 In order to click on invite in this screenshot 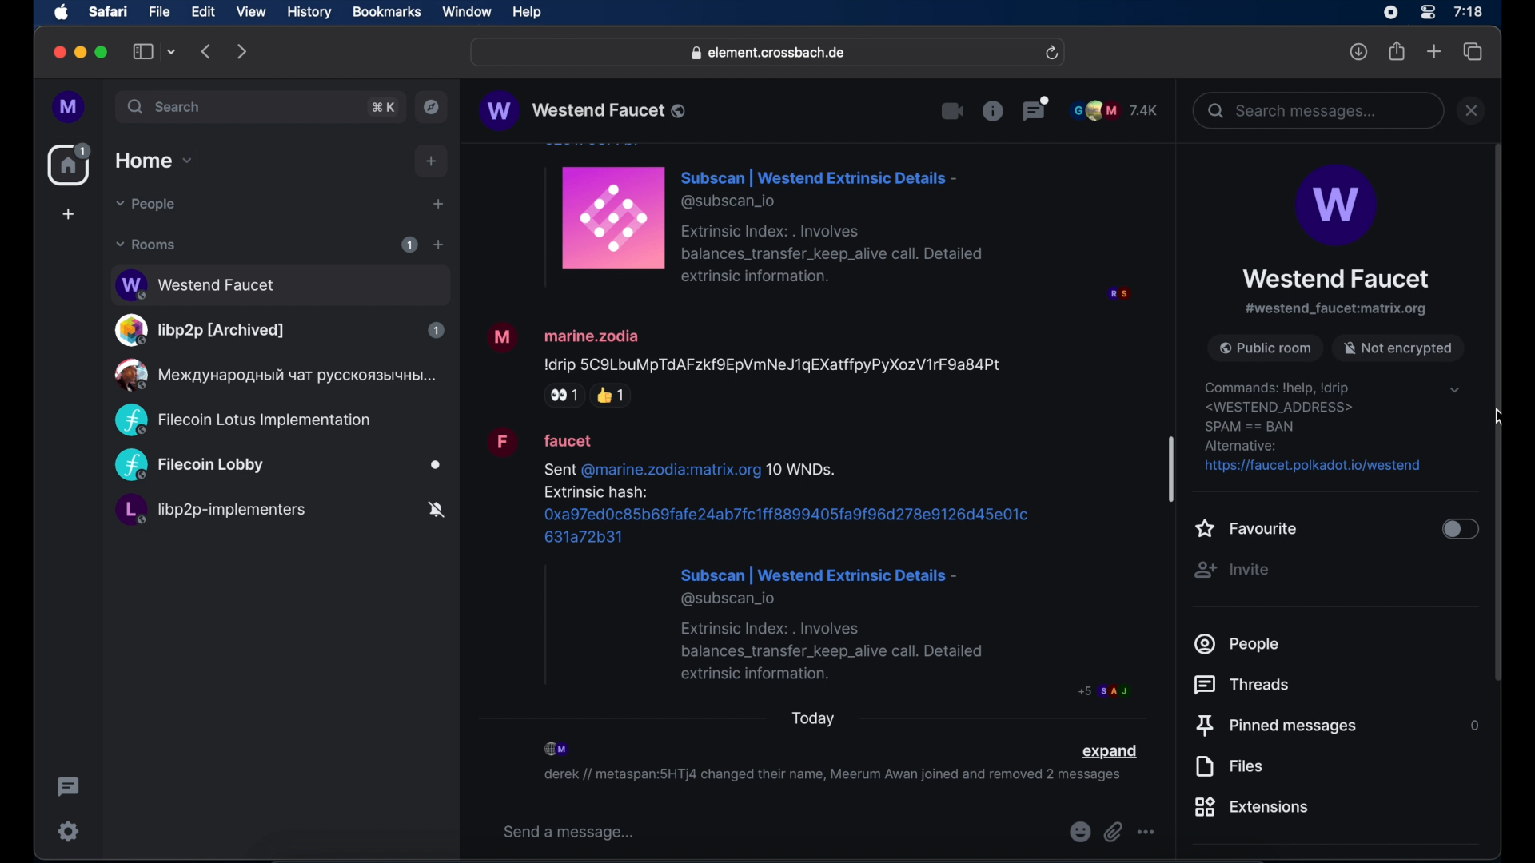, I will do `click(1232, 569)`.